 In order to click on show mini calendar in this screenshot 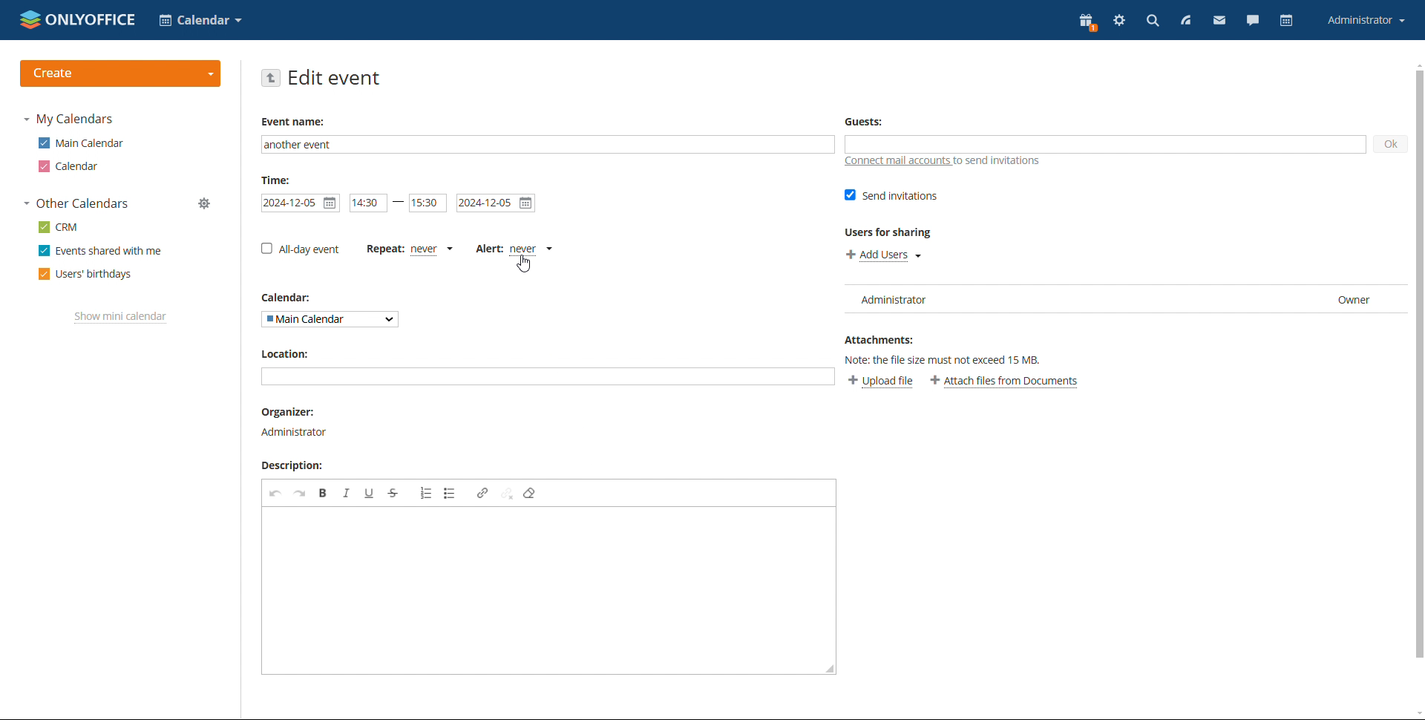, I will do `click(121, 317)`.